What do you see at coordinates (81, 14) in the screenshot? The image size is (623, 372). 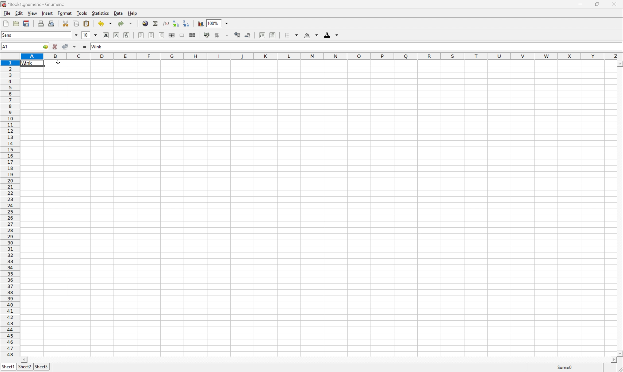 I see `tools` at bounding box center [81, 14].